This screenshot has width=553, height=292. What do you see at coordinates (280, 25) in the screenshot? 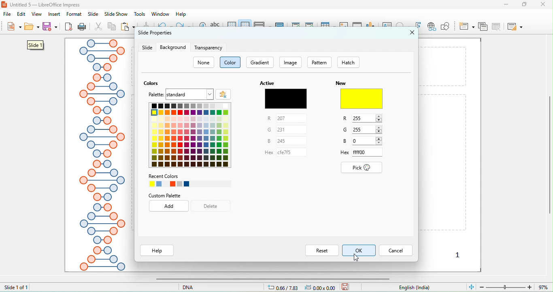
I see `master slide` at bounding box center [280, 25].